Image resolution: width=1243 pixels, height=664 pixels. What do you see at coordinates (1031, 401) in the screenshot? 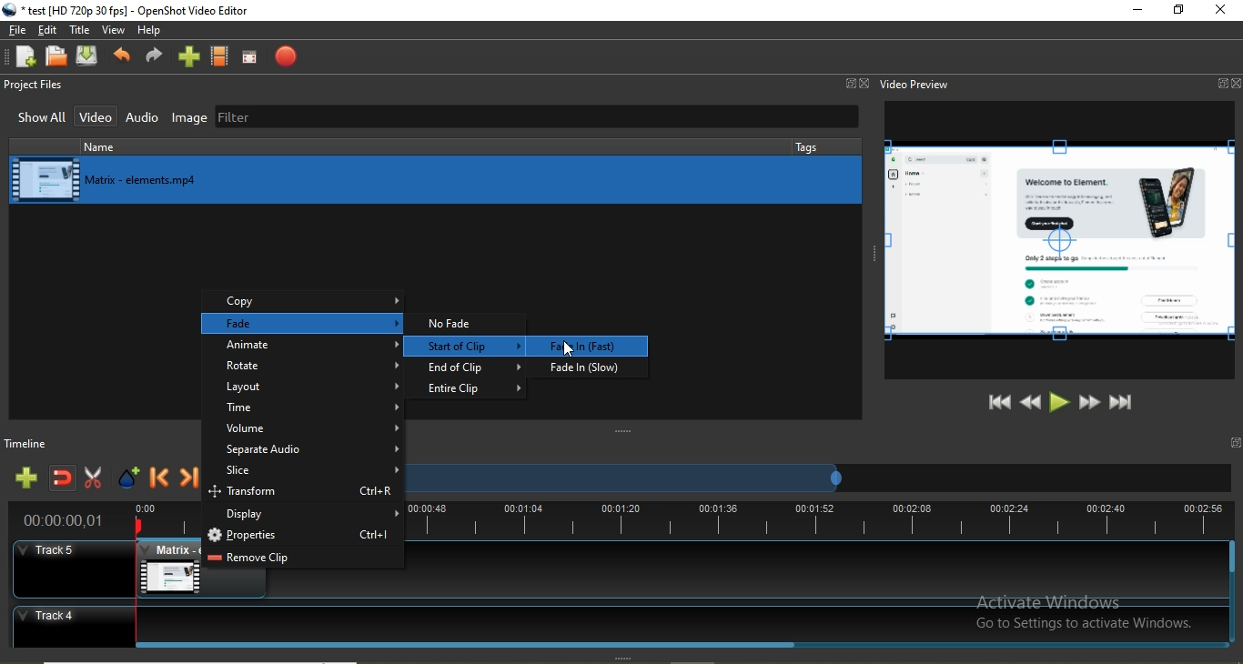
I see `Rewind ` at bounding box center [1031, 401].